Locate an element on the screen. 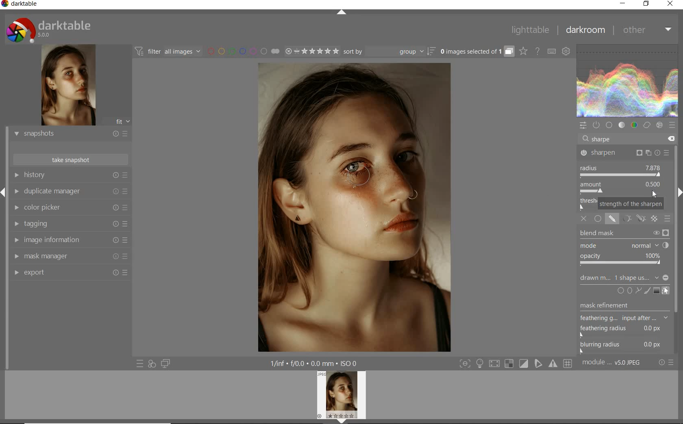 Image resolution: width=683 pixels, height=424 pixels. FEATHERING RADIUS is located at coordinates (626, 329).